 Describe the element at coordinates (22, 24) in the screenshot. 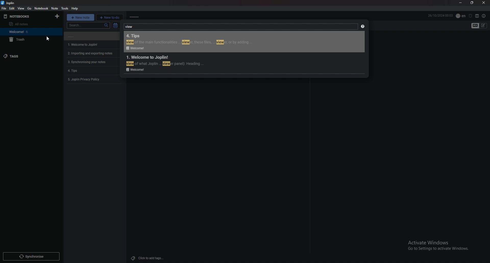

I see `All Notes` at that location.